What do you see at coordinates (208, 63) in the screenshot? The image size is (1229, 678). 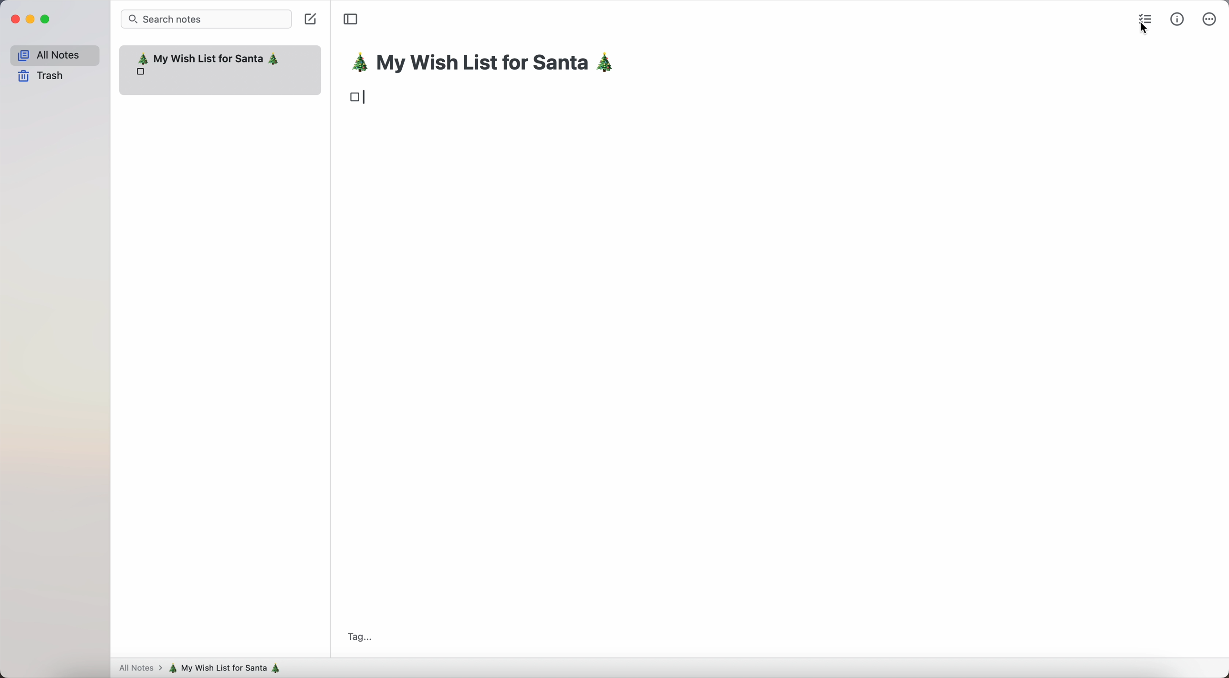 I see `My wish list for Santa` at bounding box center [208, 63].